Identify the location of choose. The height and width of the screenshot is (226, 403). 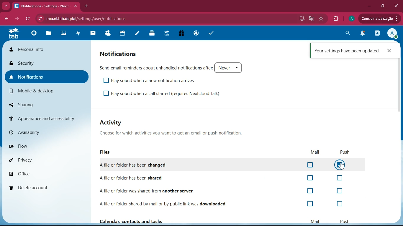
(170, 133).